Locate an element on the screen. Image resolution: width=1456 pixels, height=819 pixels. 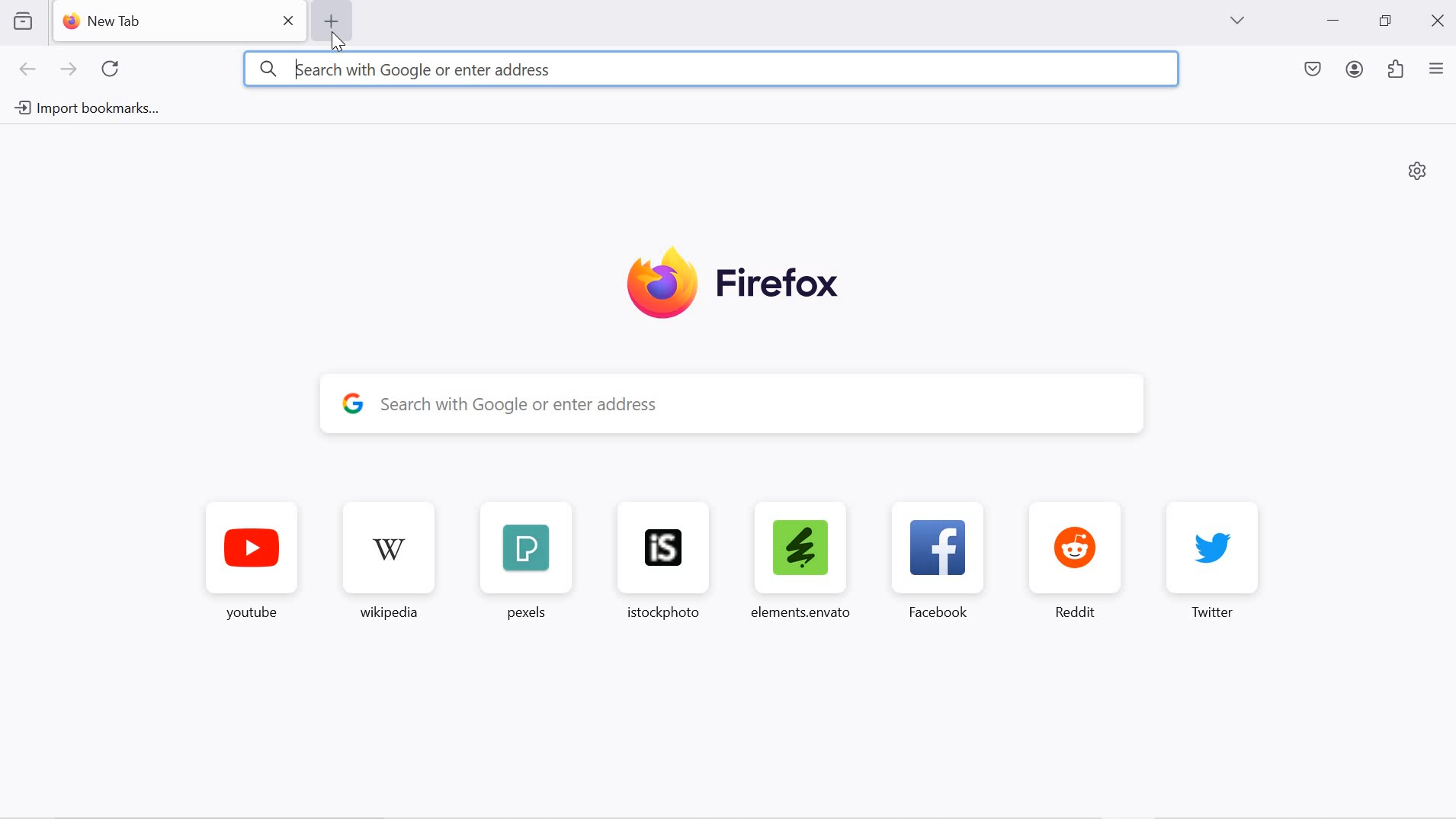
go forward is located at coordinates (69, 72).